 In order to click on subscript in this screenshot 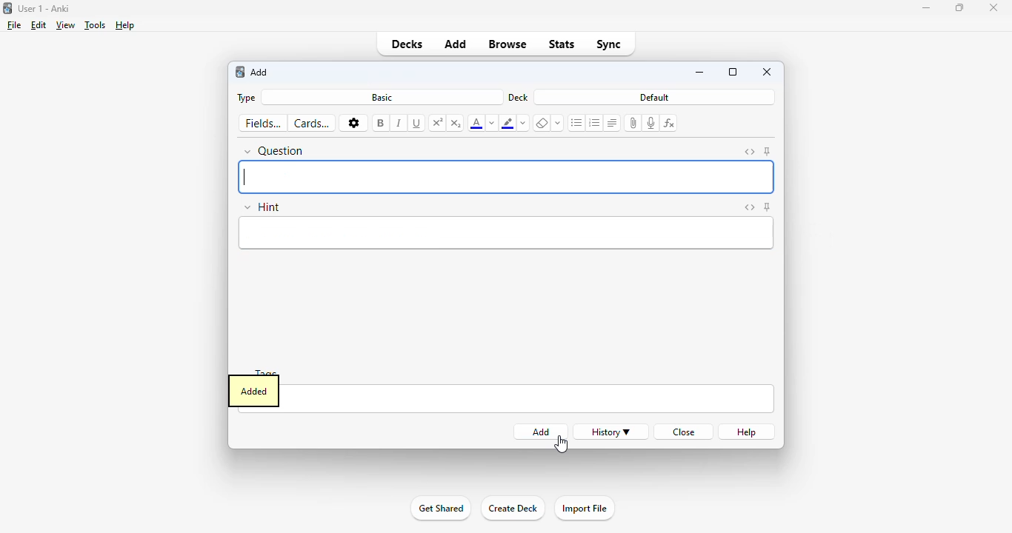, I will do `click(456, 124)`.